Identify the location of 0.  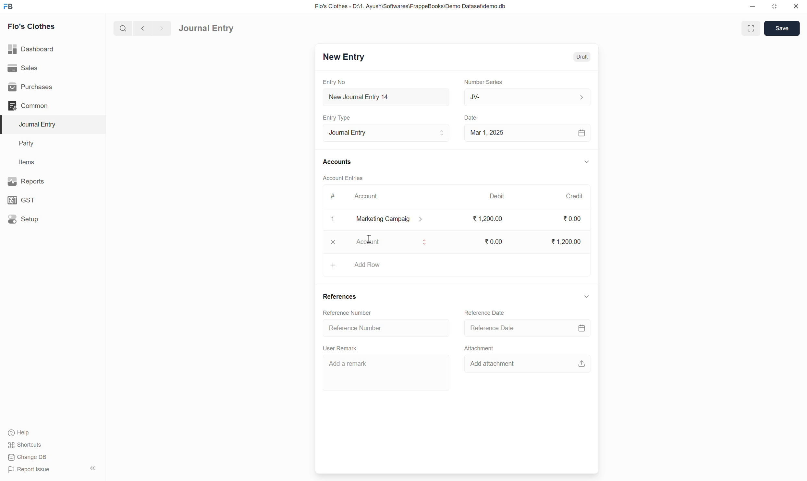
(493, 241).